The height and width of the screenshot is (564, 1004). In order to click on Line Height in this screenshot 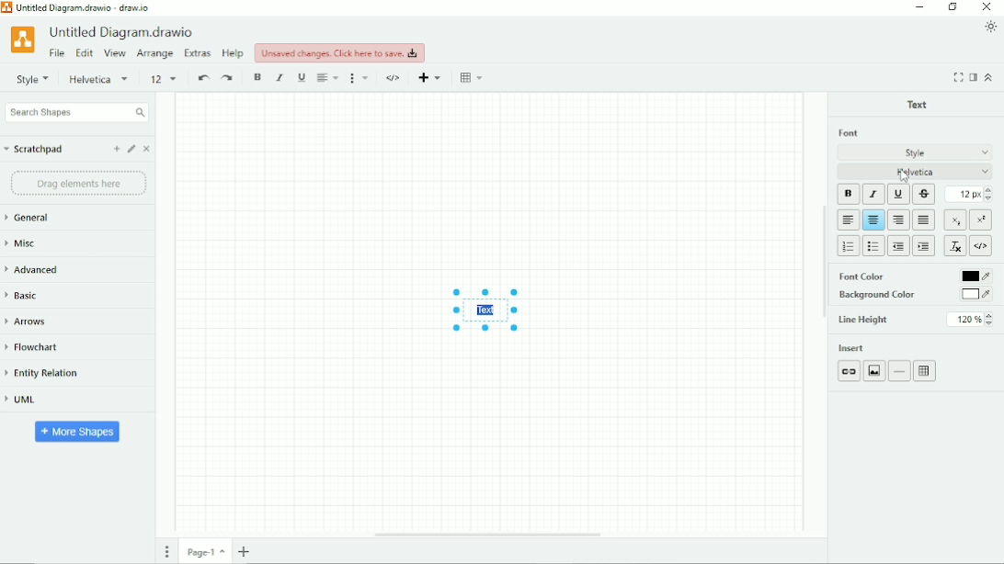, I will do `click(918, 320)`.